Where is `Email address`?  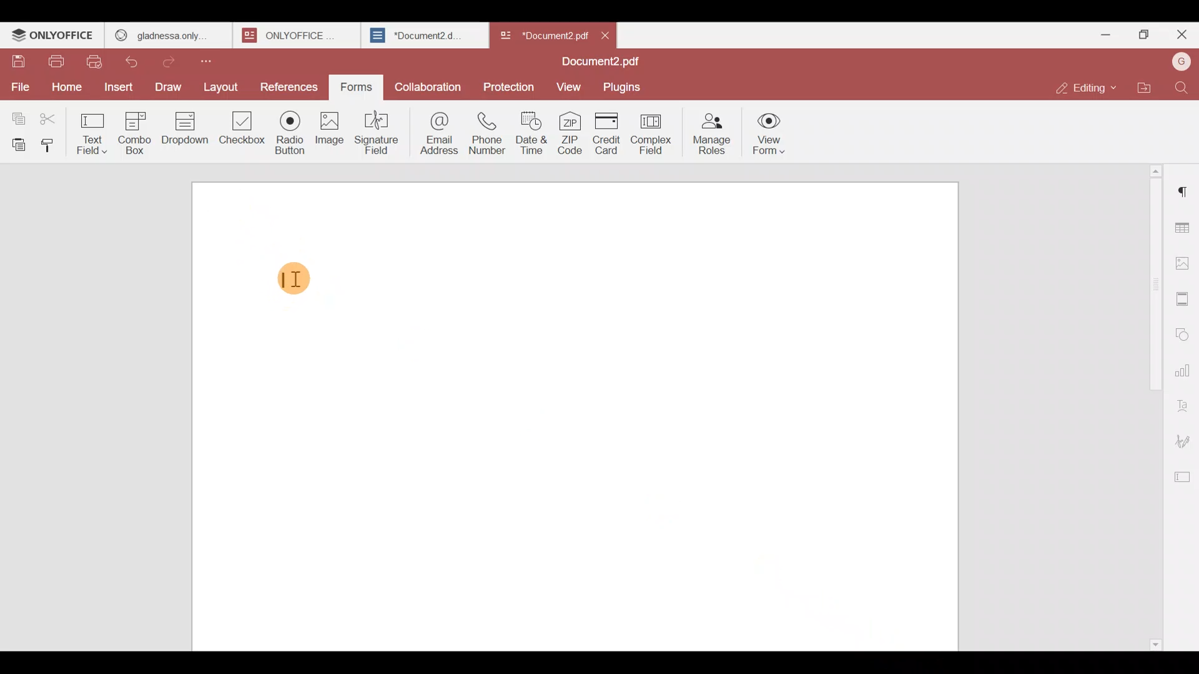
Email address is located at coordinates (437, 132).